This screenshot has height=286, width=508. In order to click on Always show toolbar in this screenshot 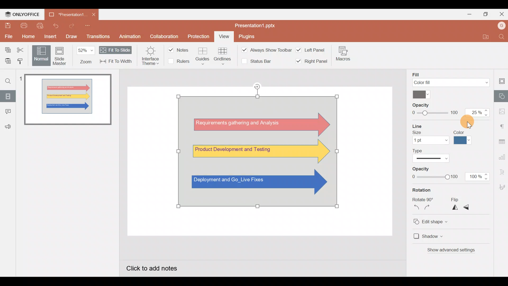, I will do `click(262, 50)`.